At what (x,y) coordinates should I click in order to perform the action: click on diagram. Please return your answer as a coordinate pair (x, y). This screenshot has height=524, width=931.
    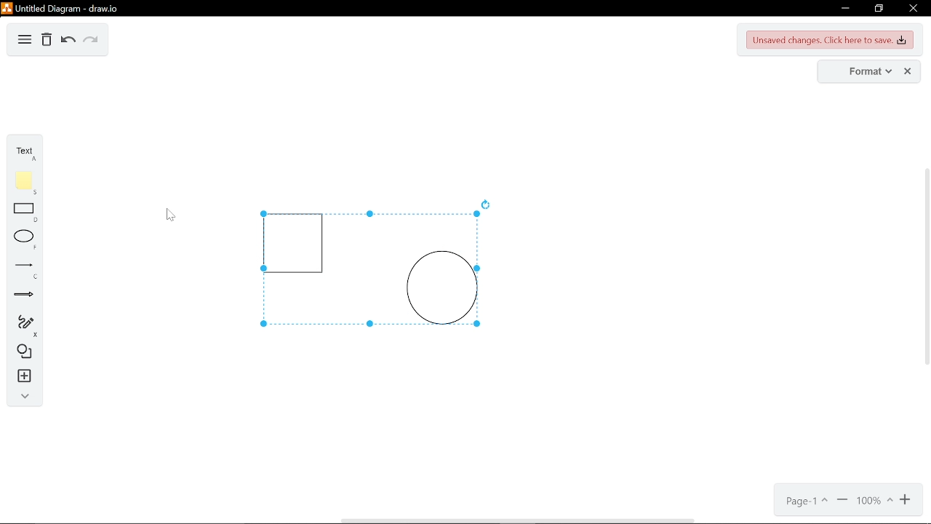
    Looking at the image, I should click on (25, 41).